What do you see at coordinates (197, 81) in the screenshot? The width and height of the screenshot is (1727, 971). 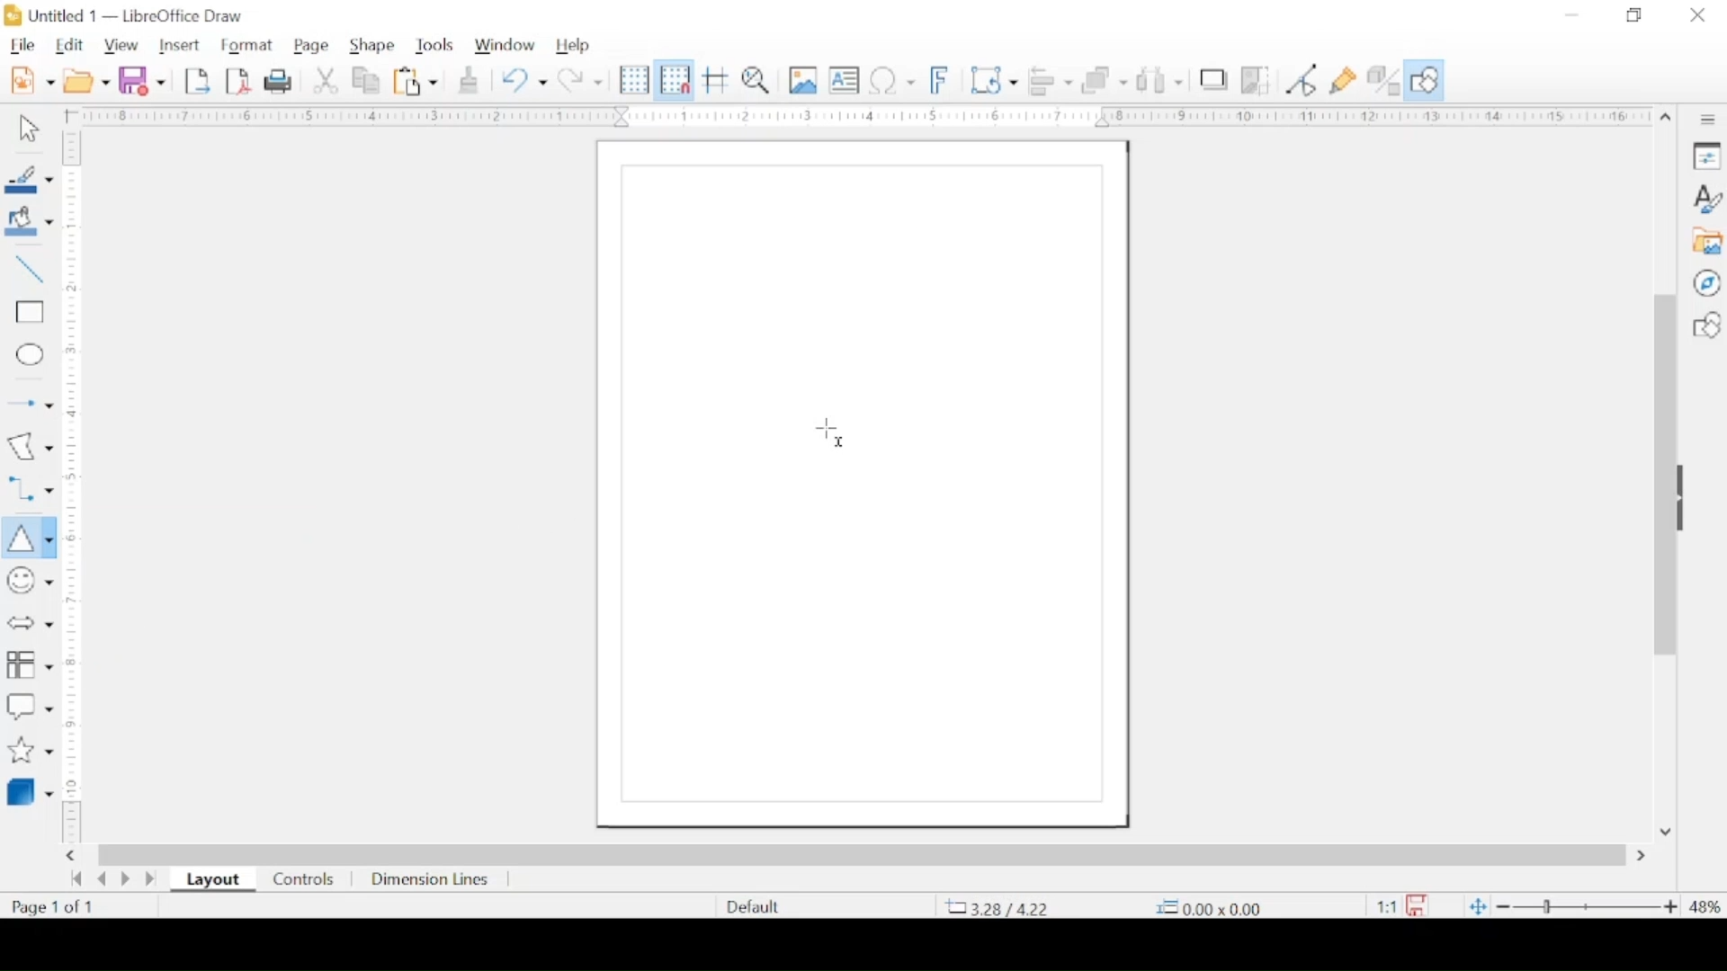 I see `export` at bounding box center [197, 81].